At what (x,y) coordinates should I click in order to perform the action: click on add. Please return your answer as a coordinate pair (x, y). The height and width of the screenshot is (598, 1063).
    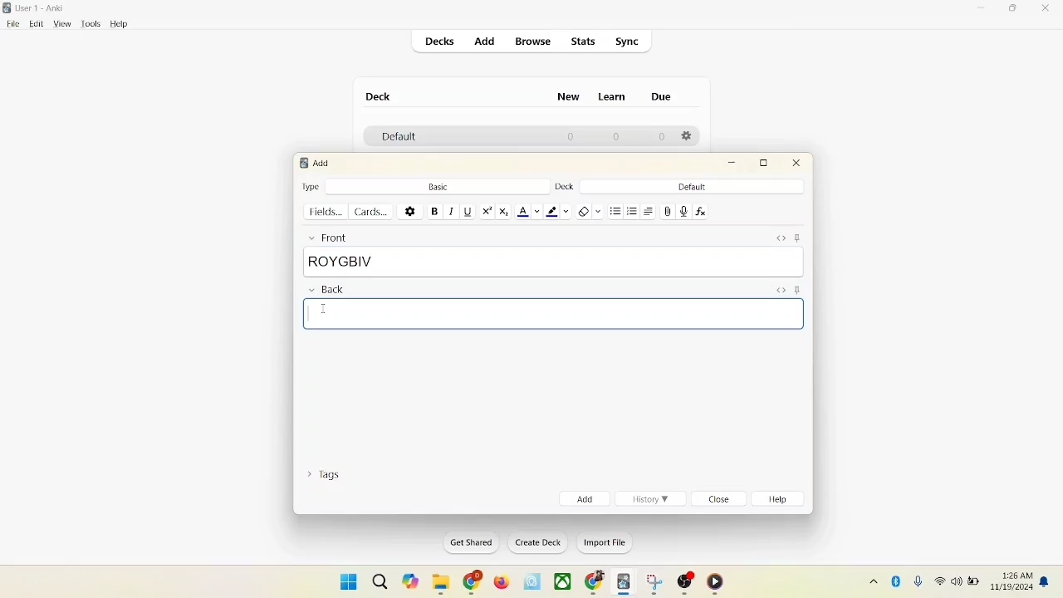
    Looking at the image, I should click on (323, 163).